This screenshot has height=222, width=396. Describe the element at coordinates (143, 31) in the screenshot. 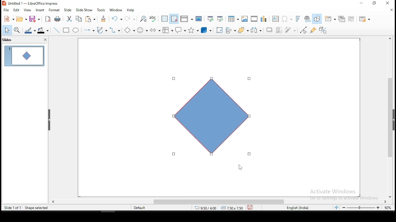

I see `symbol shapes` at that location.